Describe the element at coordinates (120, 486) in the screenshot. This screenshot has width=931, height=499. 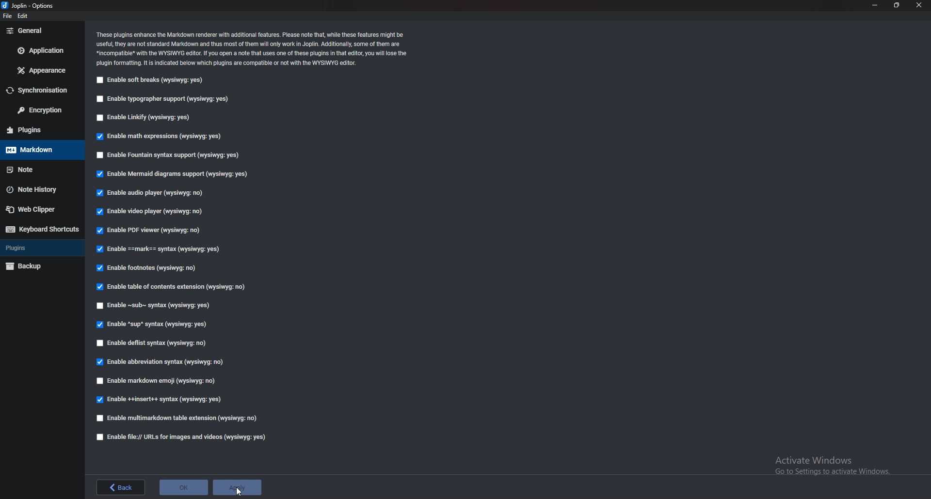
I see `back` at that location.